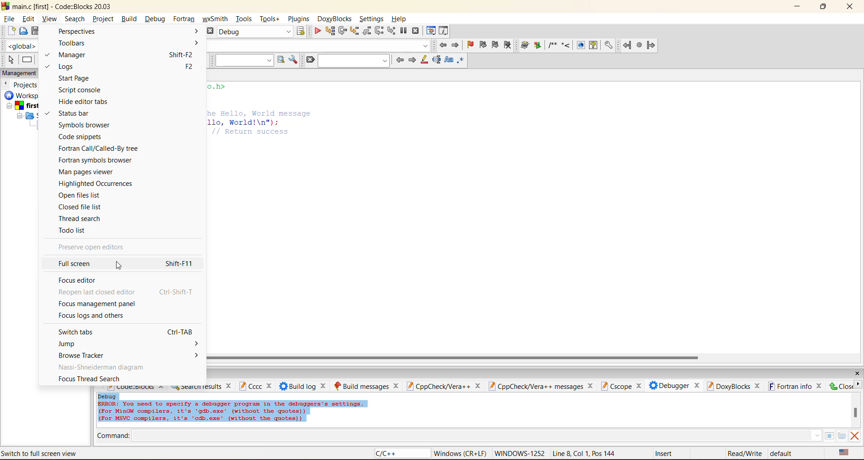 This screenshot has height=460, width=864. I want to click on Preferences, so click(608, 45).